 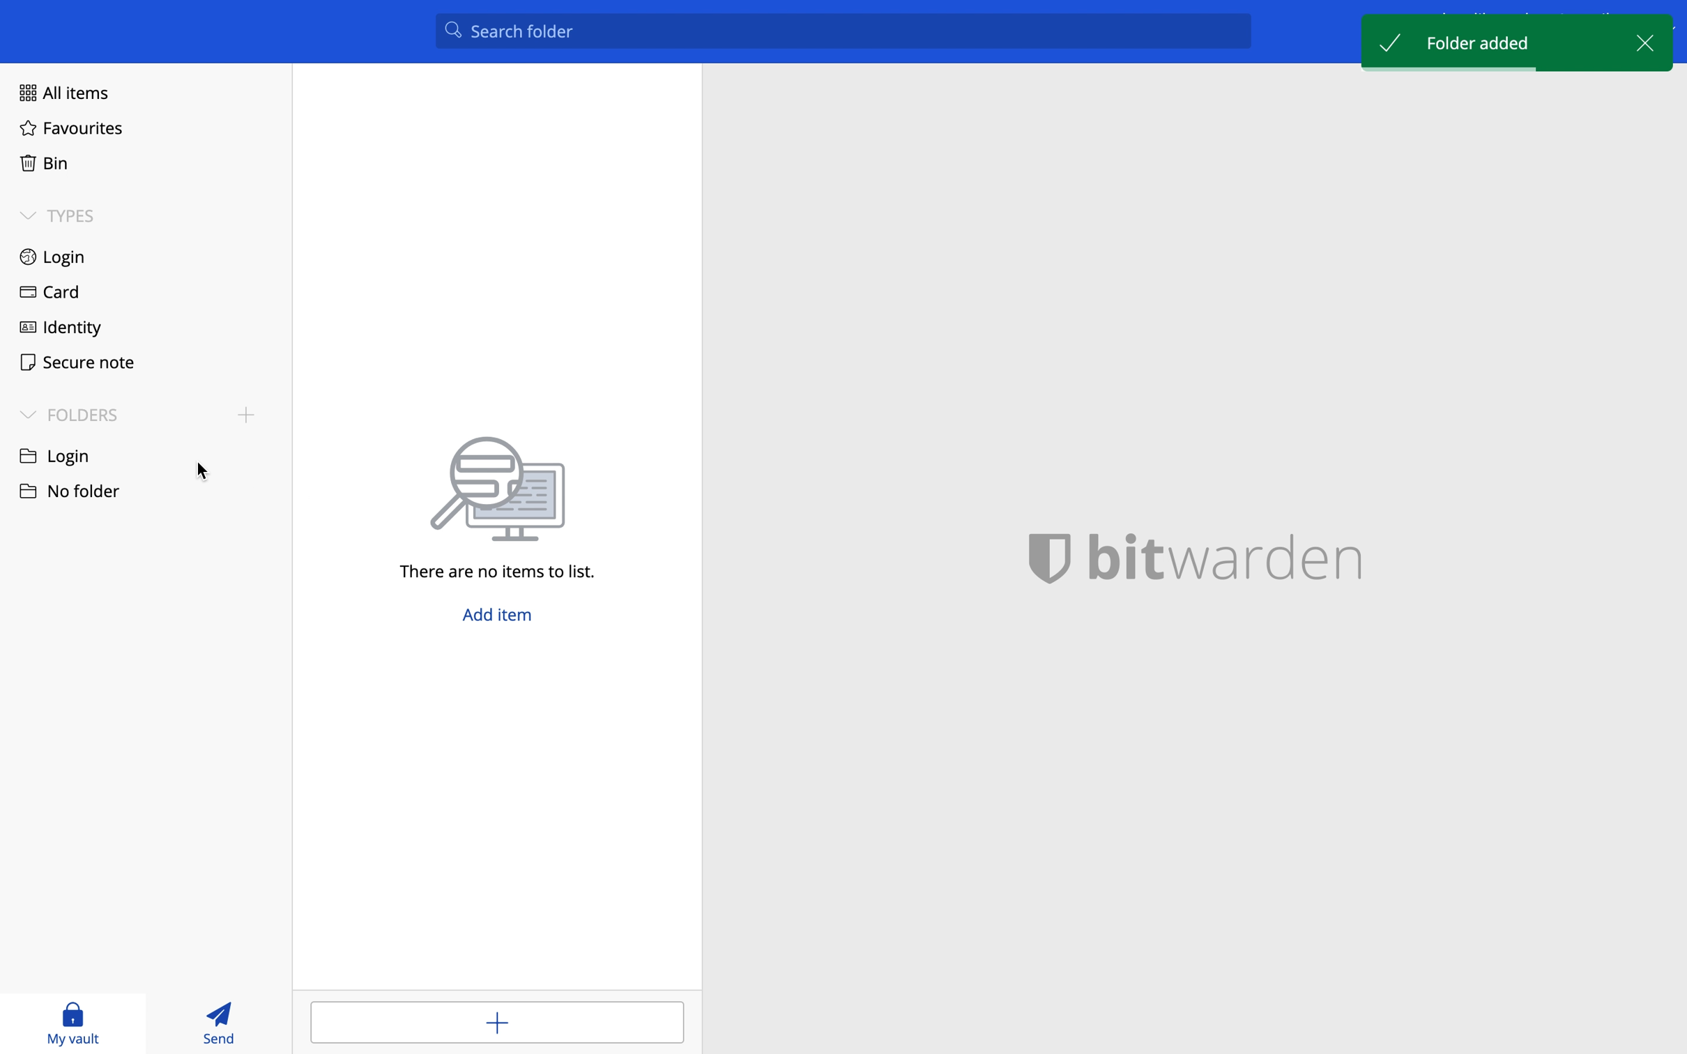 What do you see at coordinates (501, 619) in the screenshot?
I see `add item` at bounding box center [501, 619].